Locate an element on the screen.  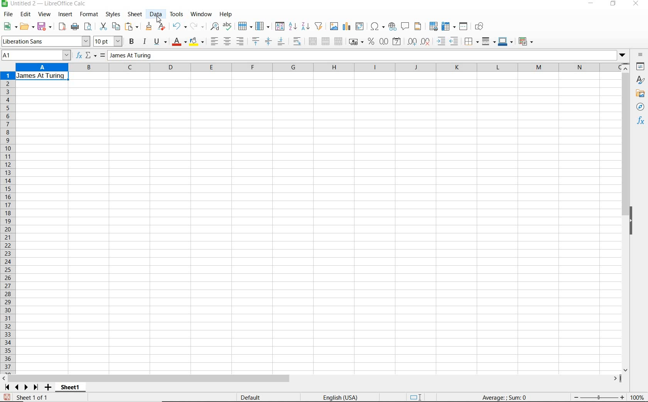
formula is located at coordinates (503, 397).